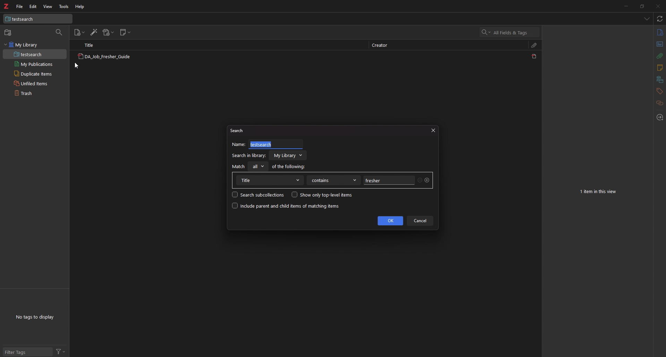  Describe the element at coordinates (433, 131) in the screenshot. I see `close` at that location.